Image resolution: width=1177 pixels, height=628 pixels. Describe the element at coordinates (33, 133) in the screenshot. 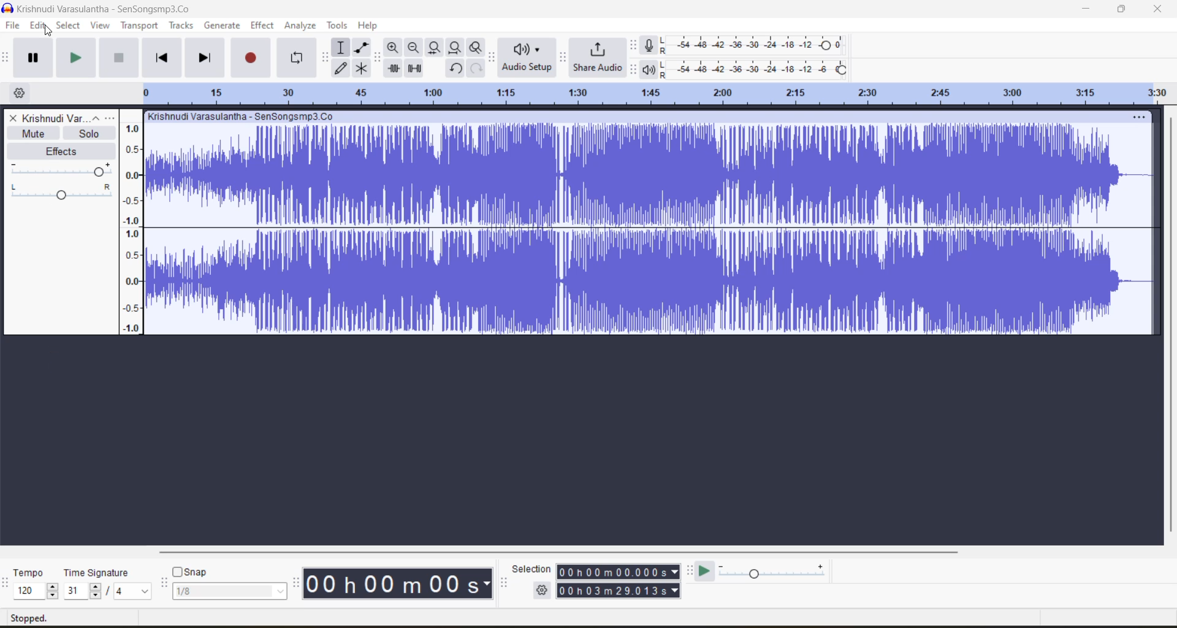

I see `mute` at that location.